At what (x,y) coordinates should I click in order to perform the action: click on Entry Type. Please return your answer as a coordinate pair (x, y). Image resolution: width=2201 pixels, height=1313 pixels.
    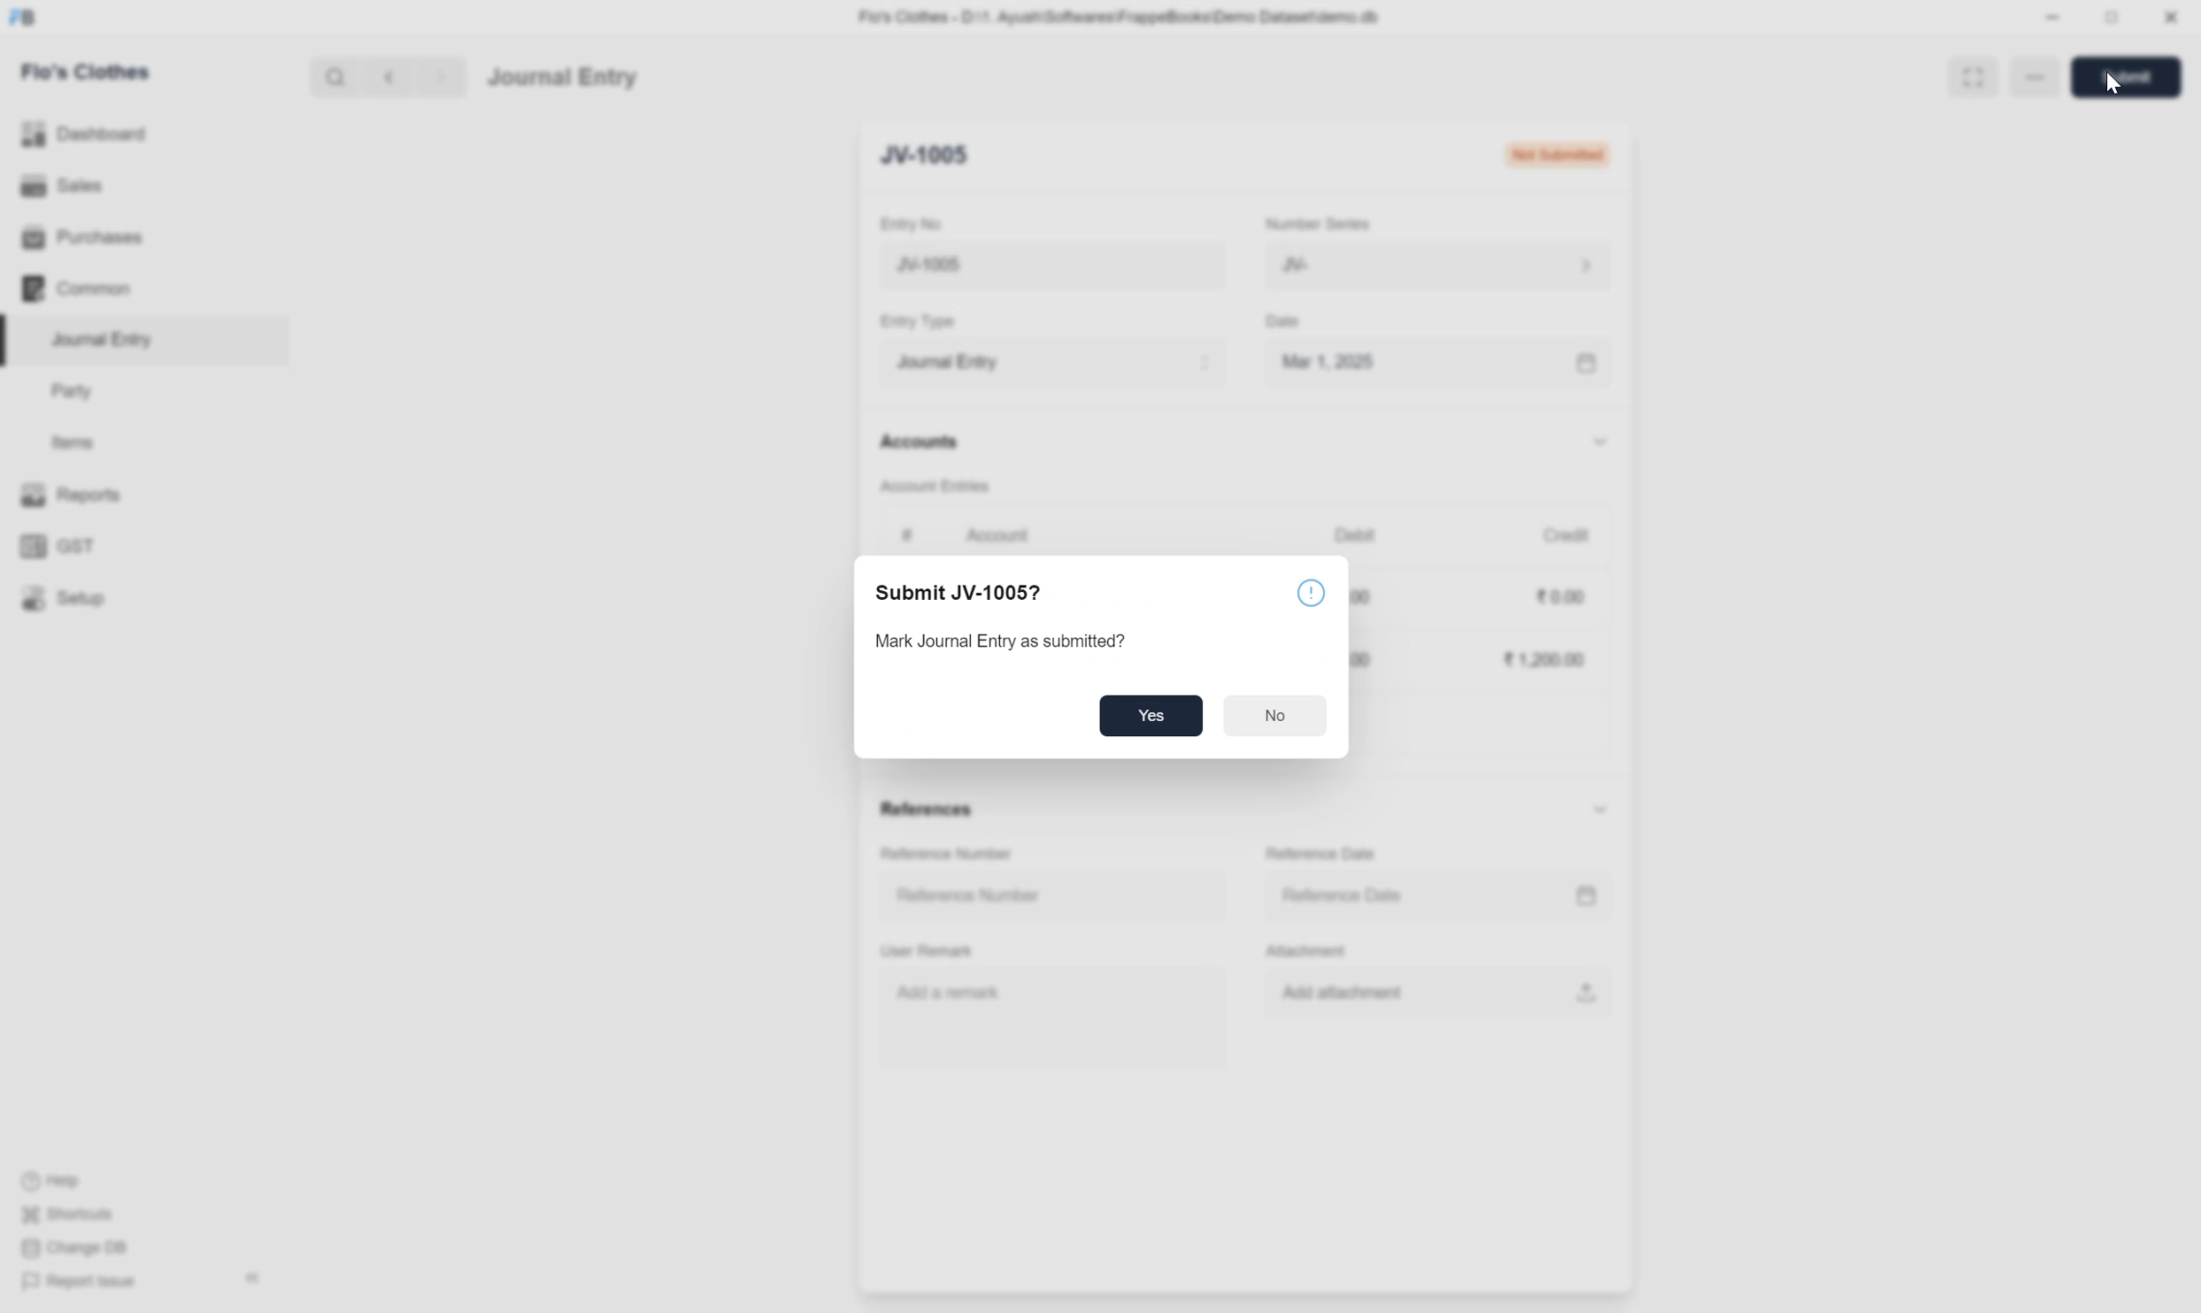
    Looking at the image, I should click on (924, 321).